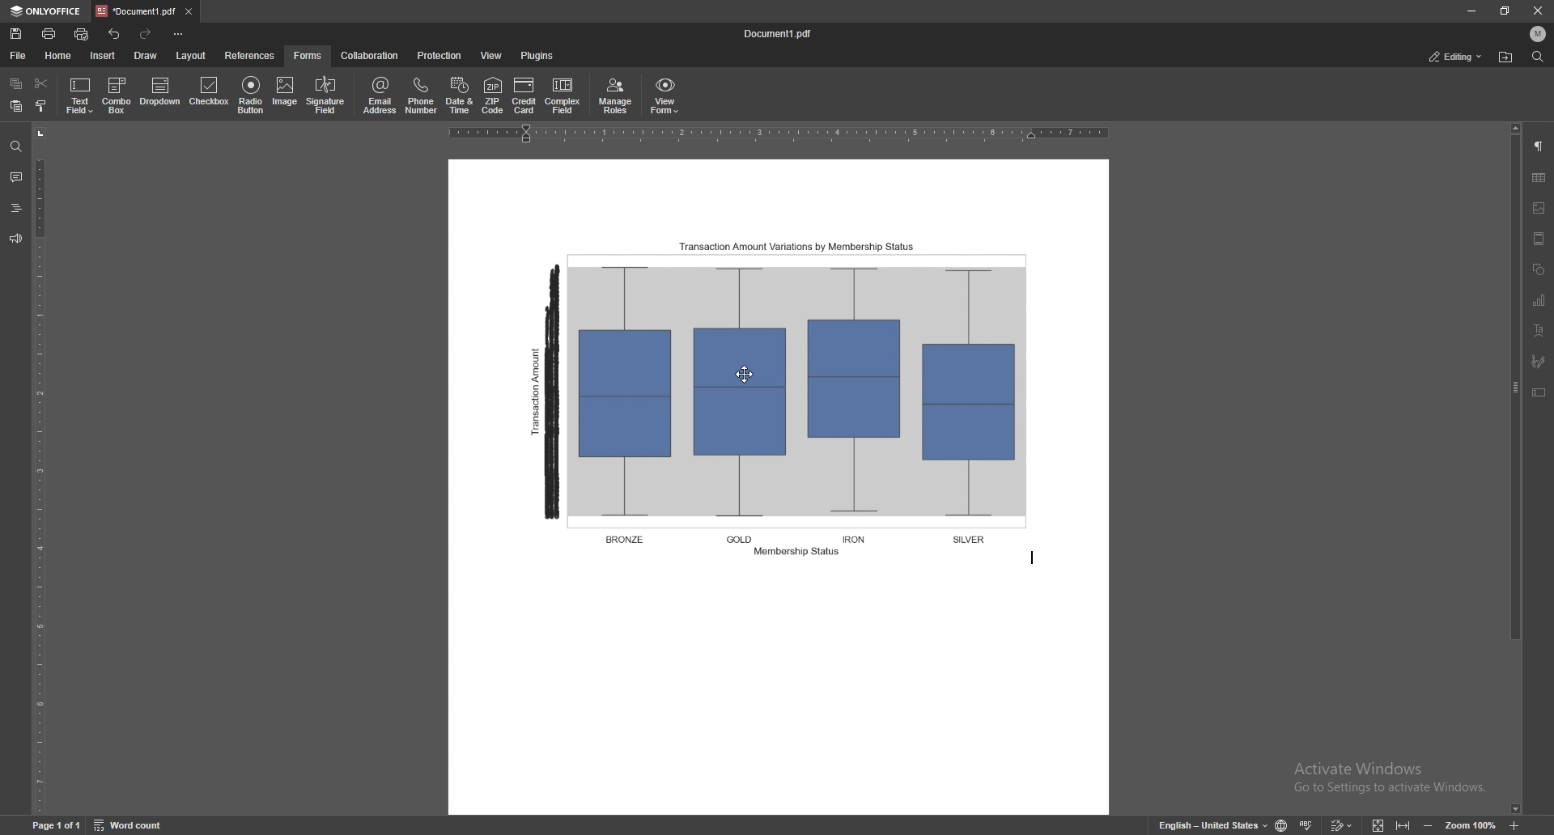 This screenshot has width=1554, height=835. What do you see at coordinates (1540, 208) in the screenshot?
I see `image` at bounding box center [1540, 208].